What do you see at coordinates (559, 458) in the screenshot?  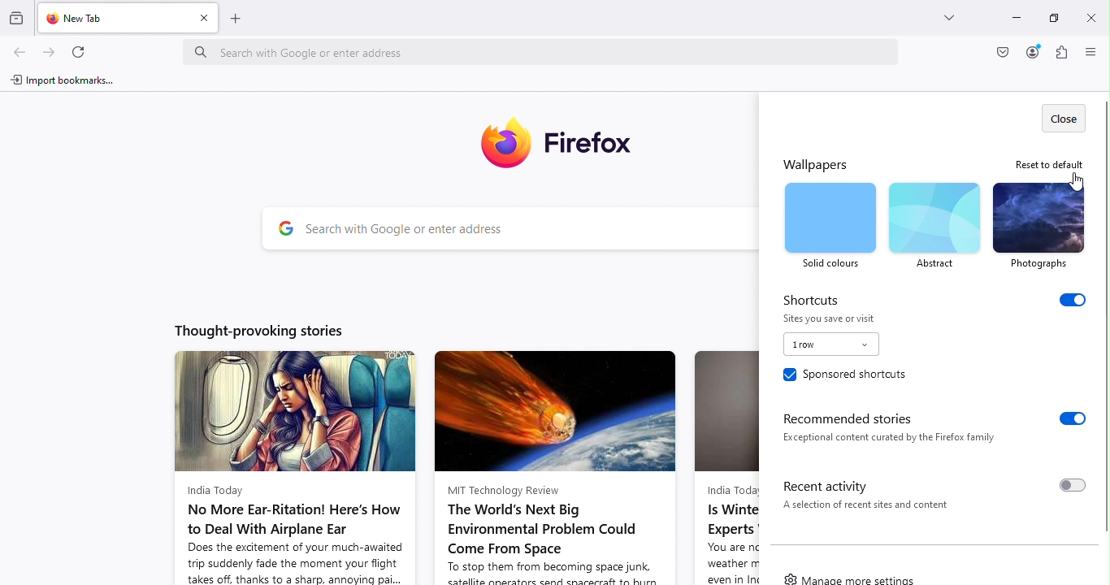 I see `New articles` at bounding box center [559, 458].